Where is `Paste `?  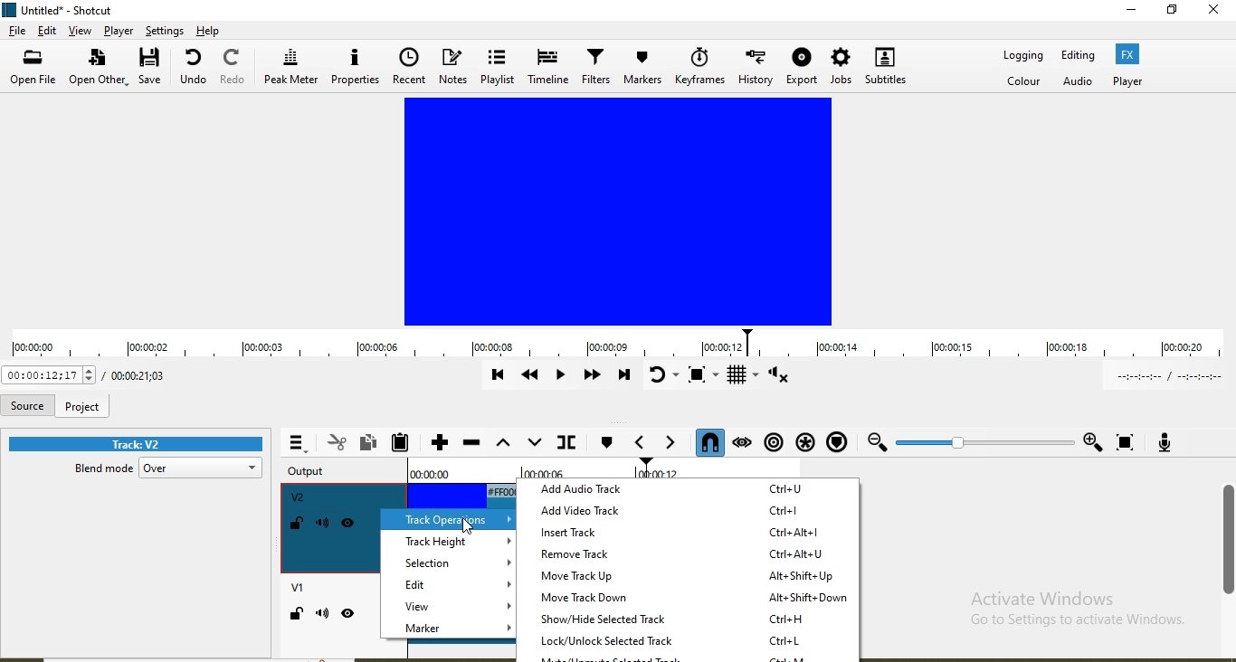 Paste  is located at coordinates (401, 441).